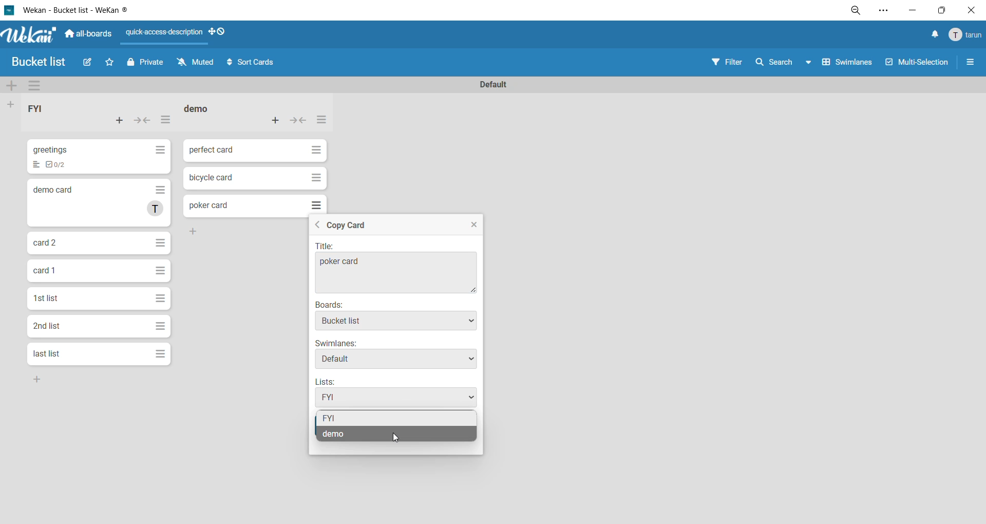 The height and width of the screenshot is (524, 986). I want to click on sidebar, so click(970, 64).